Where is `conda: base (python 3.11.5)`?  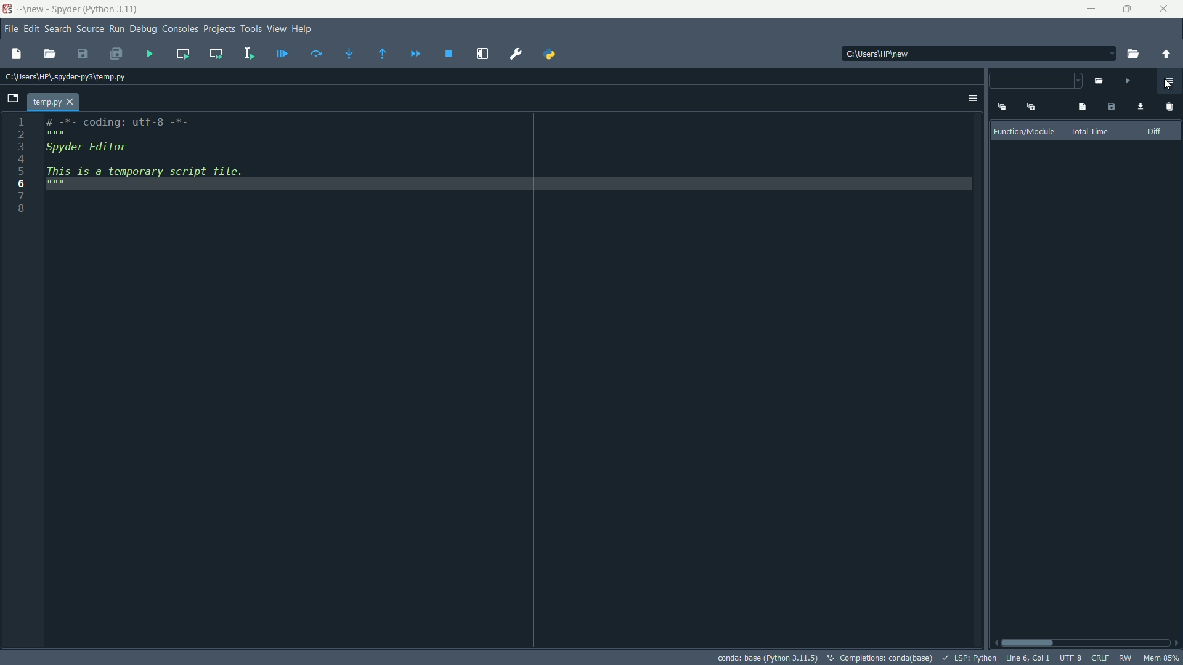 conda: base (python 3.11.5) is located at coordinates (766, 658).